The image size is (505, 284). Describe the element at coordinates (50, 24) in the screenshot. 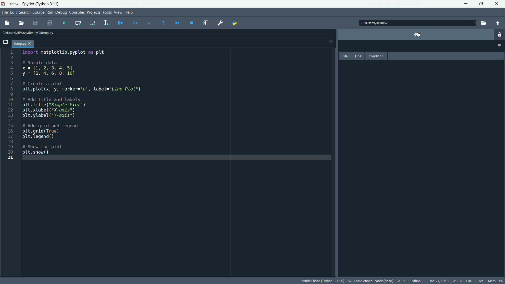

I see `save all files` at that location.